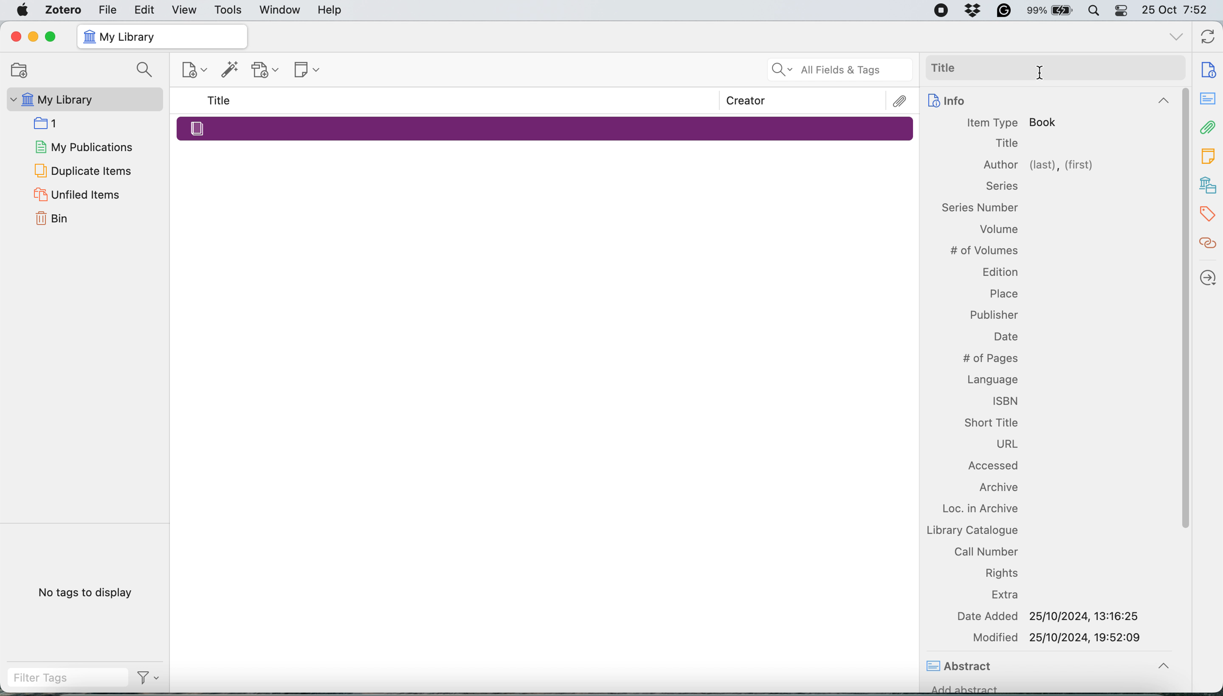 The image size is (1223, 696). What do you see at coordinates (1210, 214) in the screenshot?
I see `Tags` at bounding box center [1210, 214].